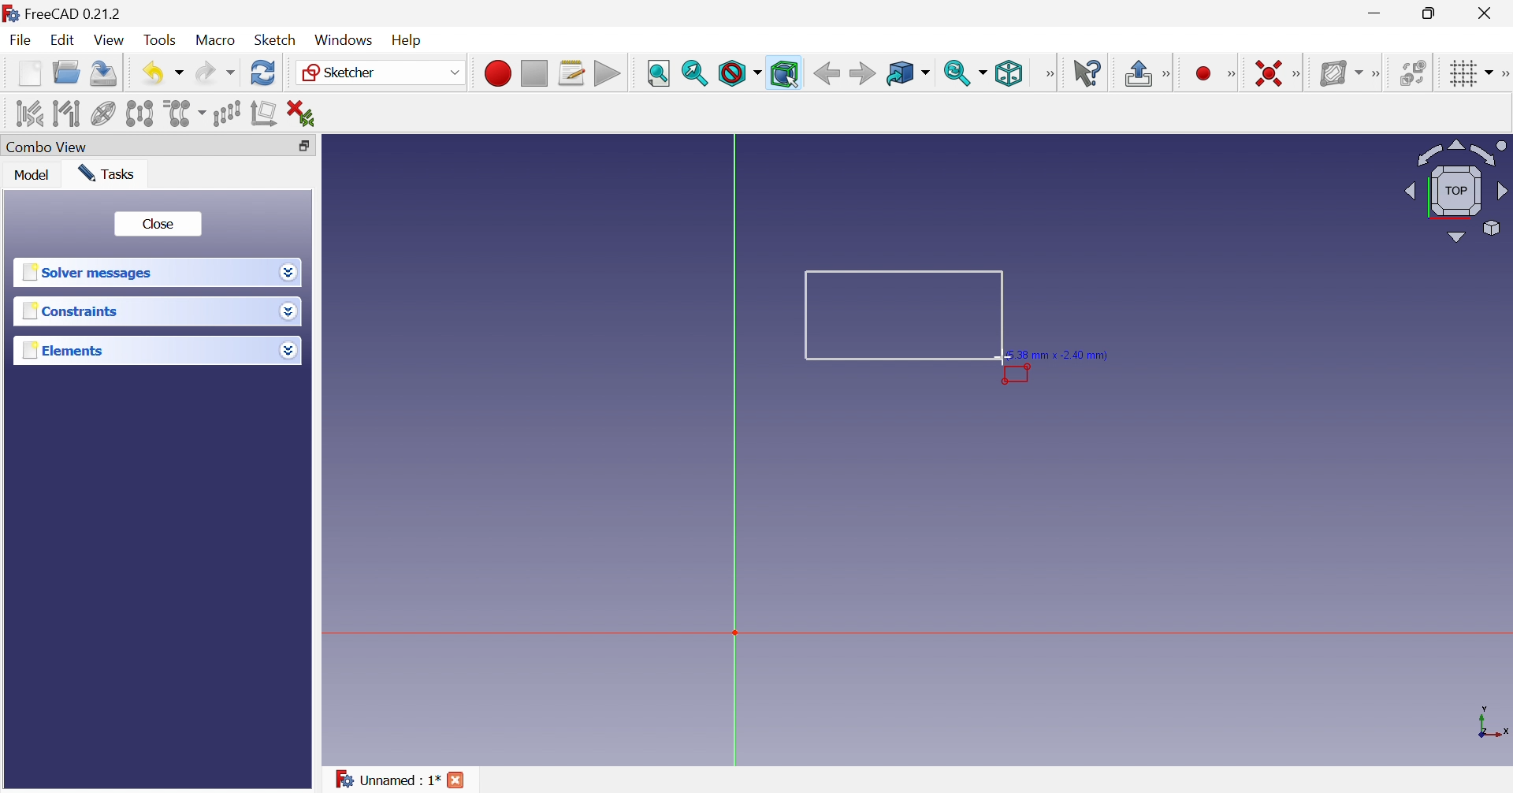 The height and width of the screenshot is (793, 1513). What do you see at coordinates (785, 74) in the screenshot?
I see `Bounding box` at bounding box center [785, 74].